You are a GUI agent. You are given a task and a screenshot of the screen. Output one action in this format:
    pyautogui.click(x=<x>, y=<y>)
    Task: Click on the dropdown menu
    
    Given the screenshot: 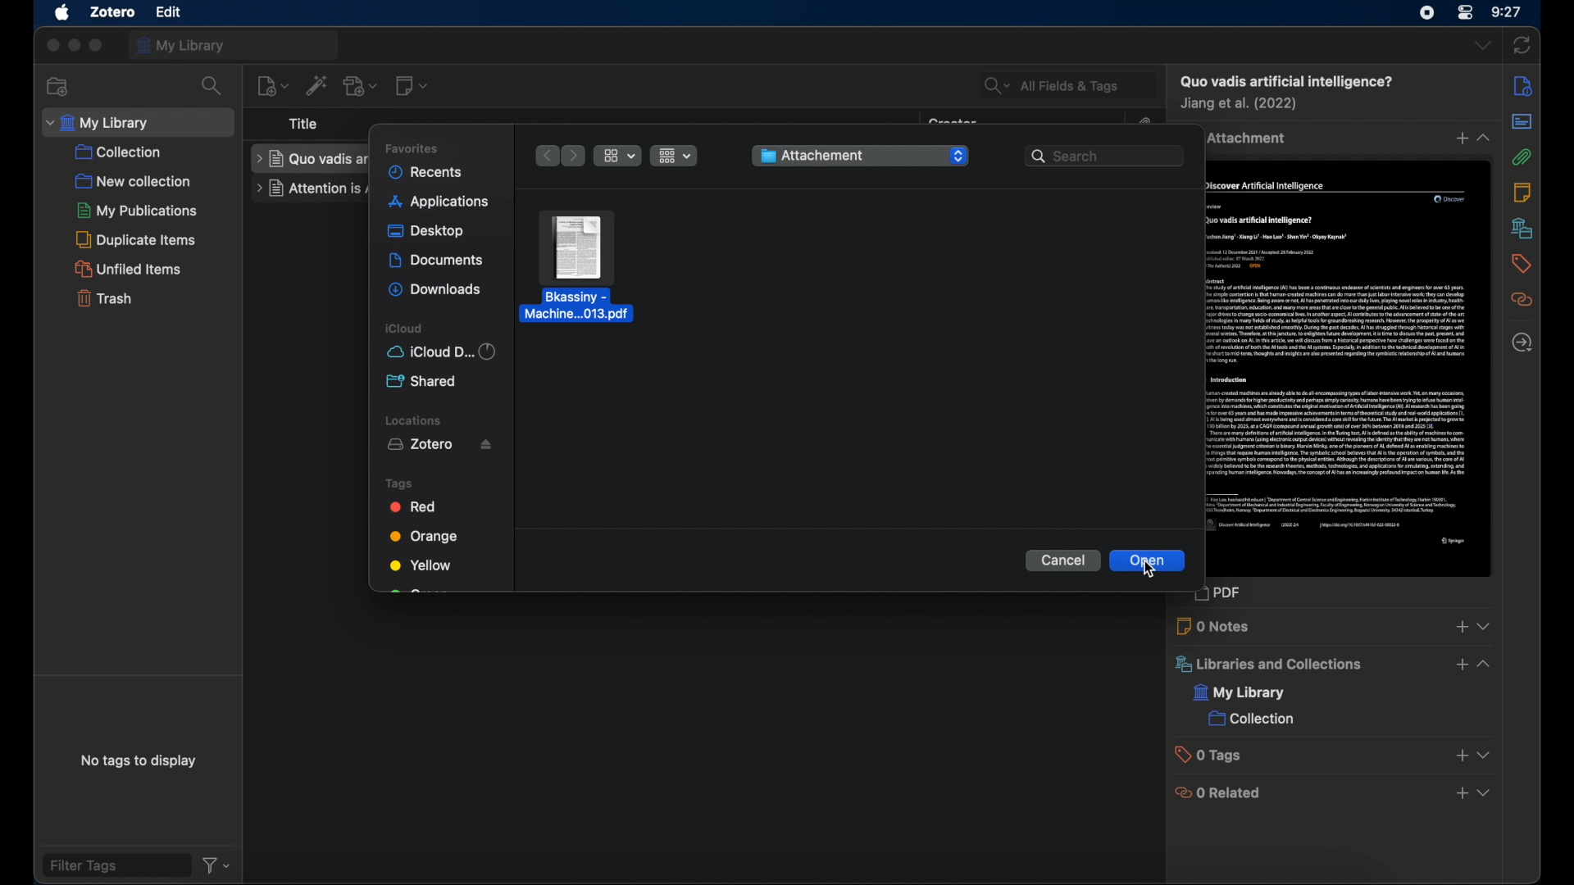 What is the action you would take?
    pyautogui.click(x=1486, y=794)
    